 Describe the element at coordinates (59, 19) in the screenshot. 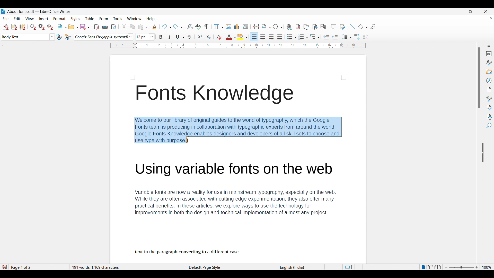

I see `Format menu` at that location.